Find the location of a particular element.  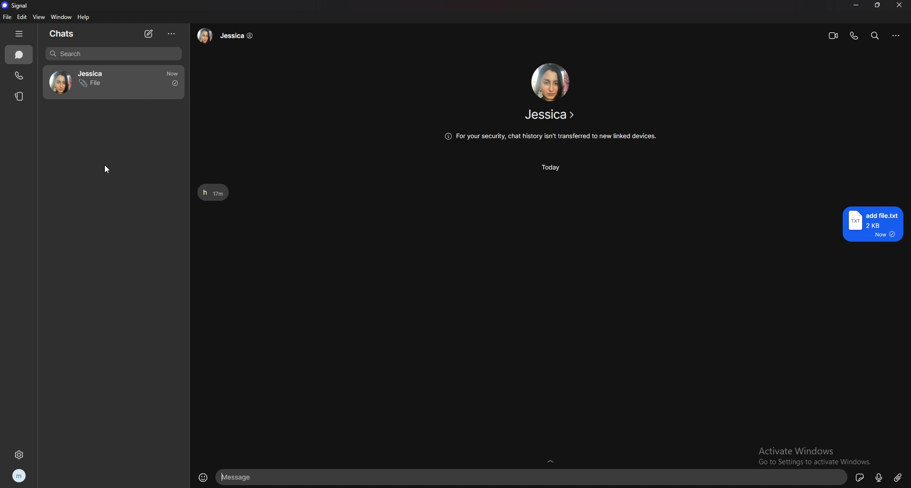

expand text box is located at coordinates (550, 460).